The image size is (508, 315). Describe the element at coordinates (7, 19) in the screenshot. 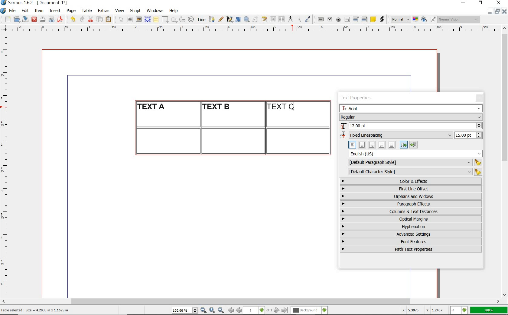

I see `new` at that location.